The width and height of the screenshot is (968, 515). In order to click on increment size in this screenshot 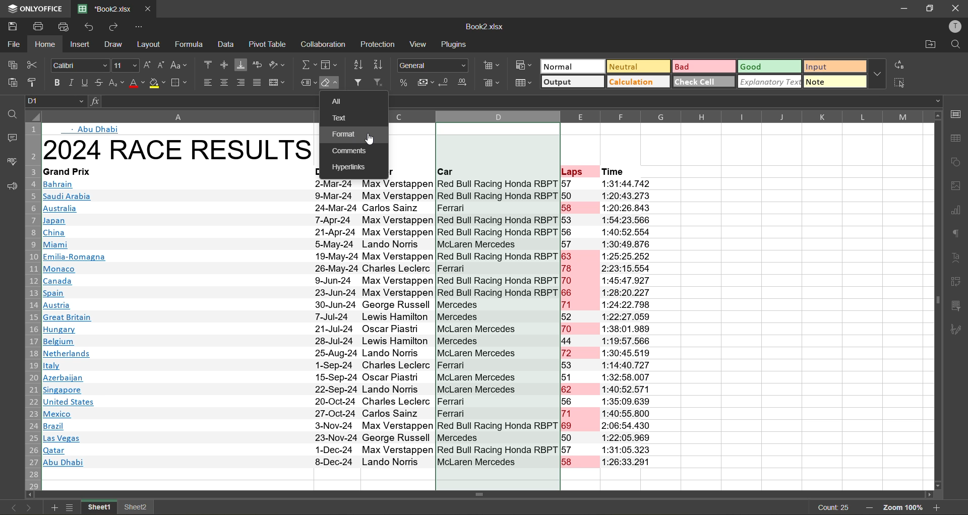, I will do `click(147, 66)`.